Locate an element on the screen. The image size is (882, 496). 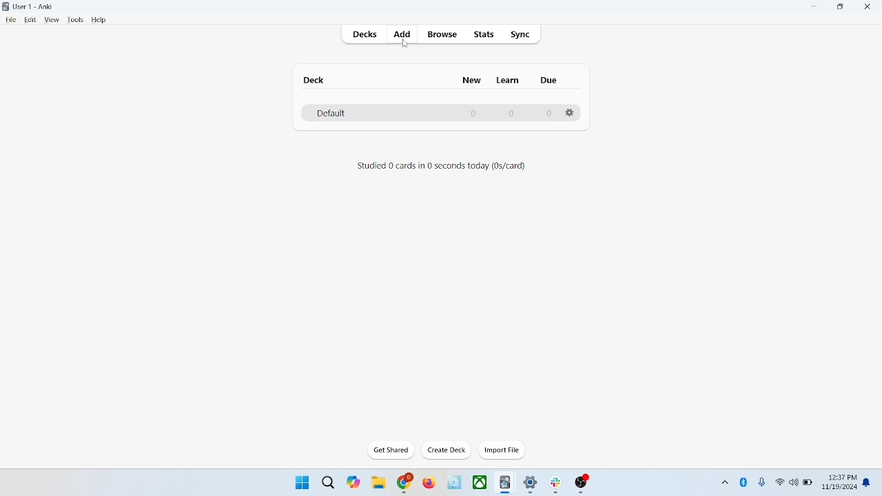
search is located at coordinates (329, 482).